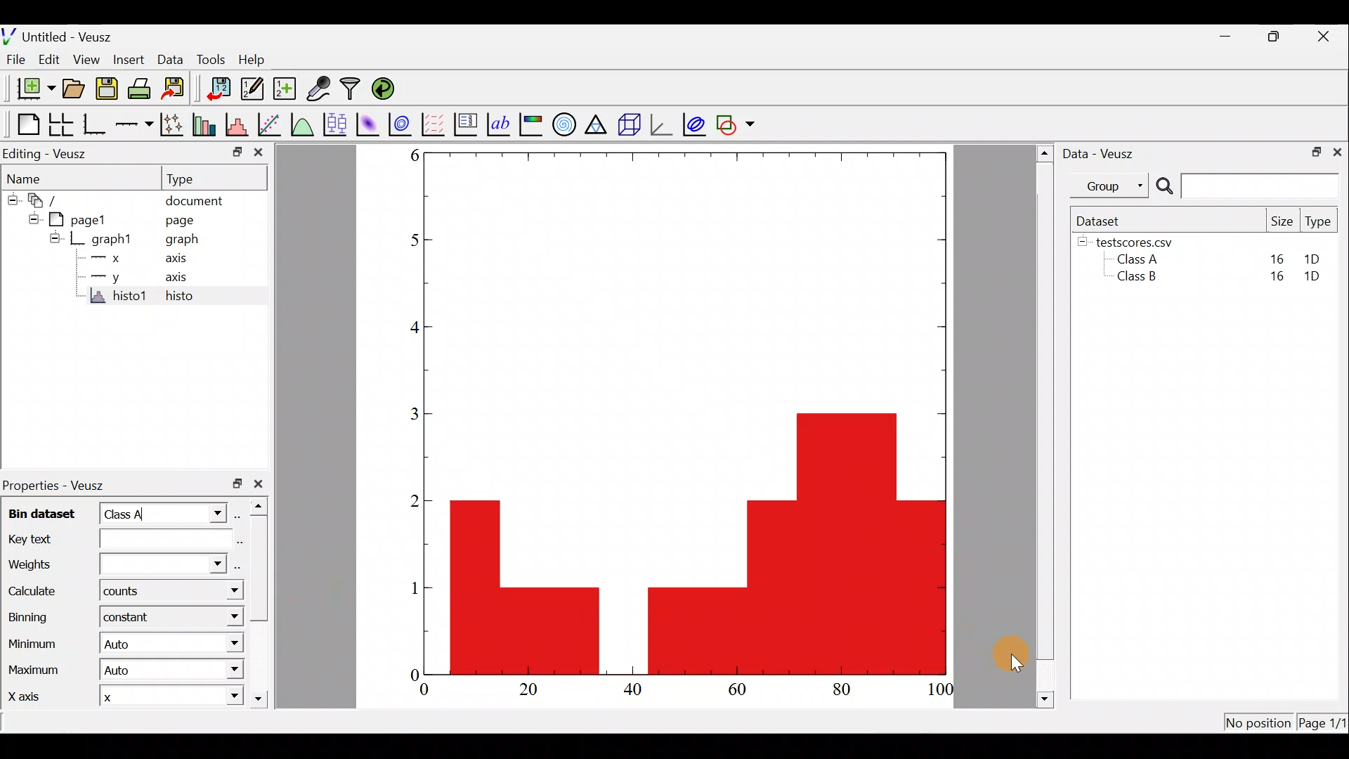 The height and width of the screenshot is (759, 1349). What do you see at coordinates (233, 484) in the screenshot?
I see `restore down` at bounding box center [233, 484].